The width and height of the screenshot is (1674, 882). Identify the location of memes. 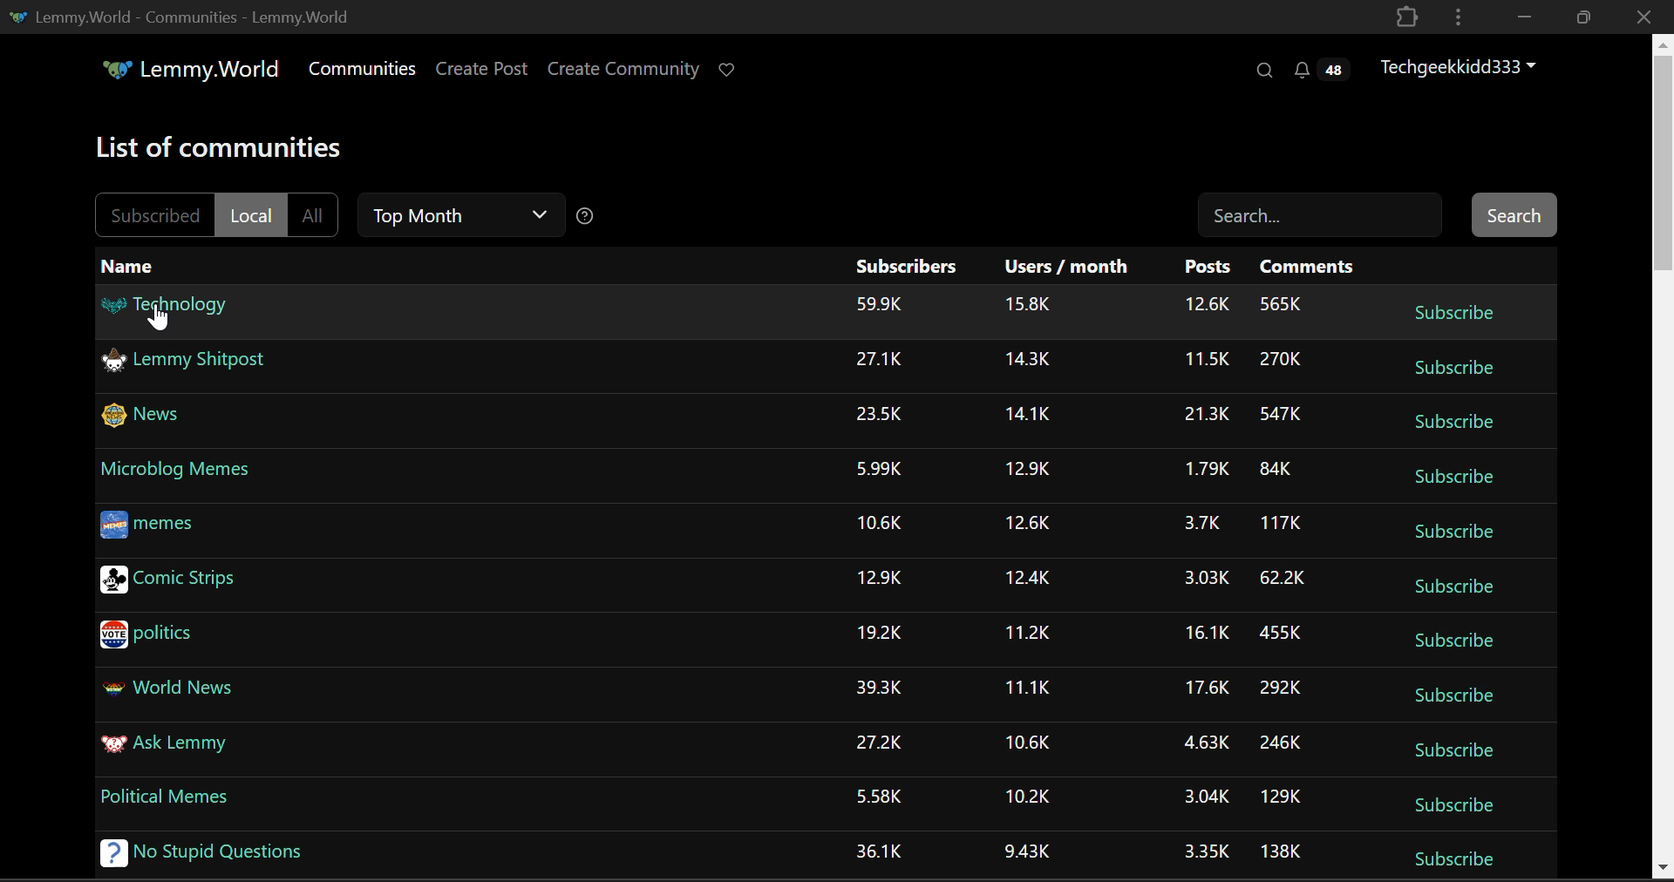
(147, 526).